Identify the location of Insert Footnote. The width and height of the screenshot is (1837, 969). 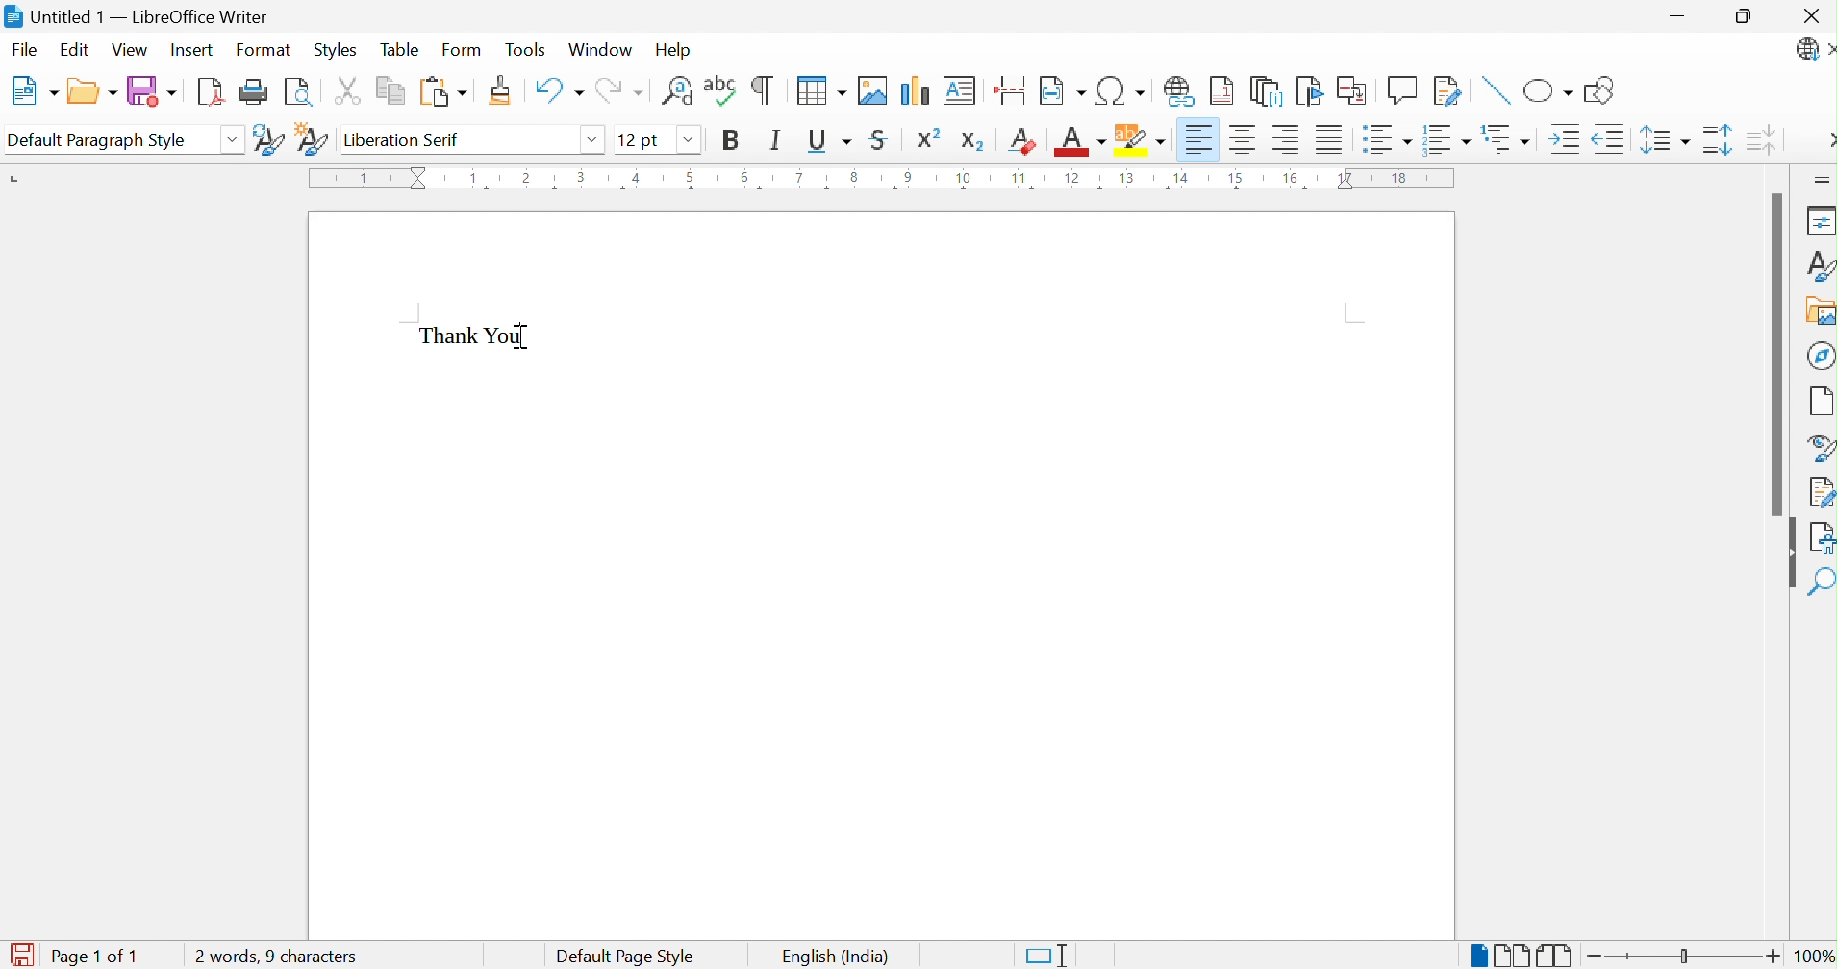
(1222, 91).